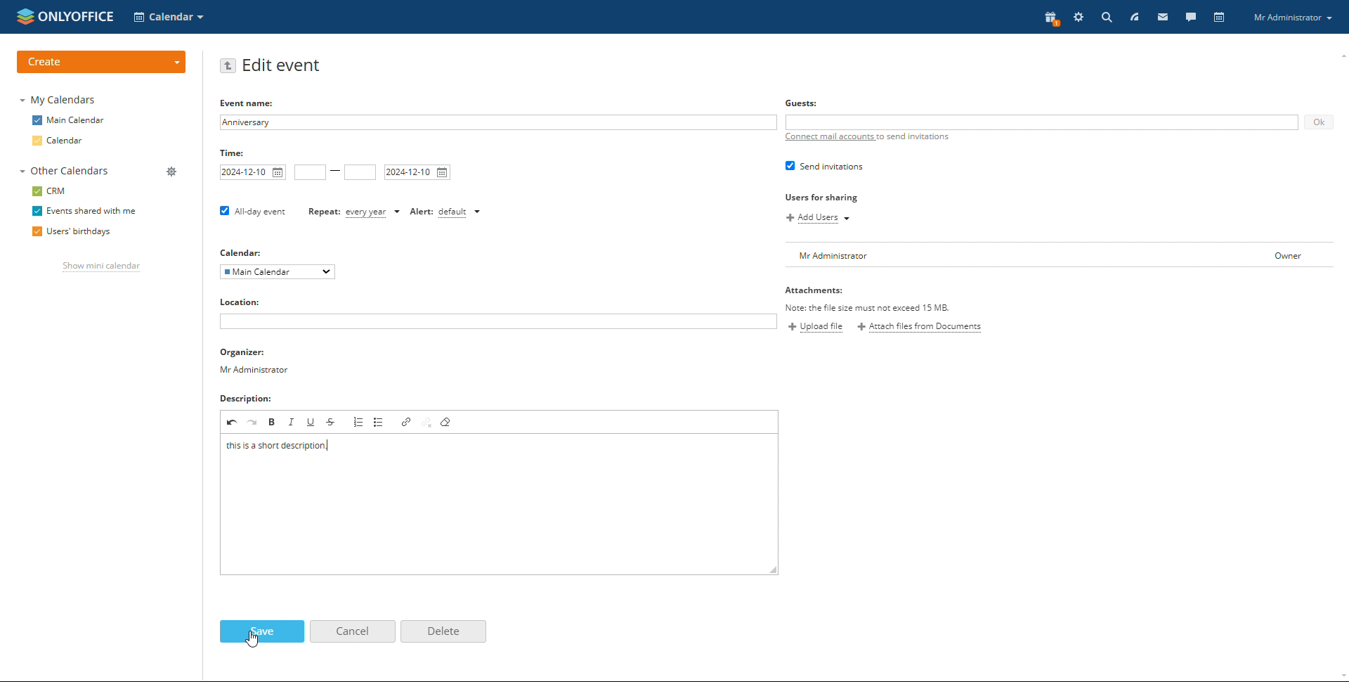 The image size is (1349, 682). Describe the element at coordinates (497, 122) in the screenshot. I see `add event name` at that location.